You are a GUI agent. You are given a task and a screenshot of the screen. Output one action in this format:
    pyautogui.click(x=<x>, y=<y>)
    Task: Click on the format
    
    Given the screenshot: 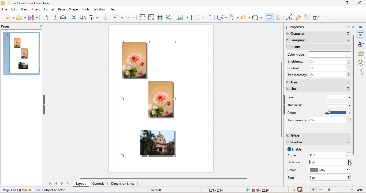 What is the action you would take?
    pyautogui.click(x=49, y=9)
    